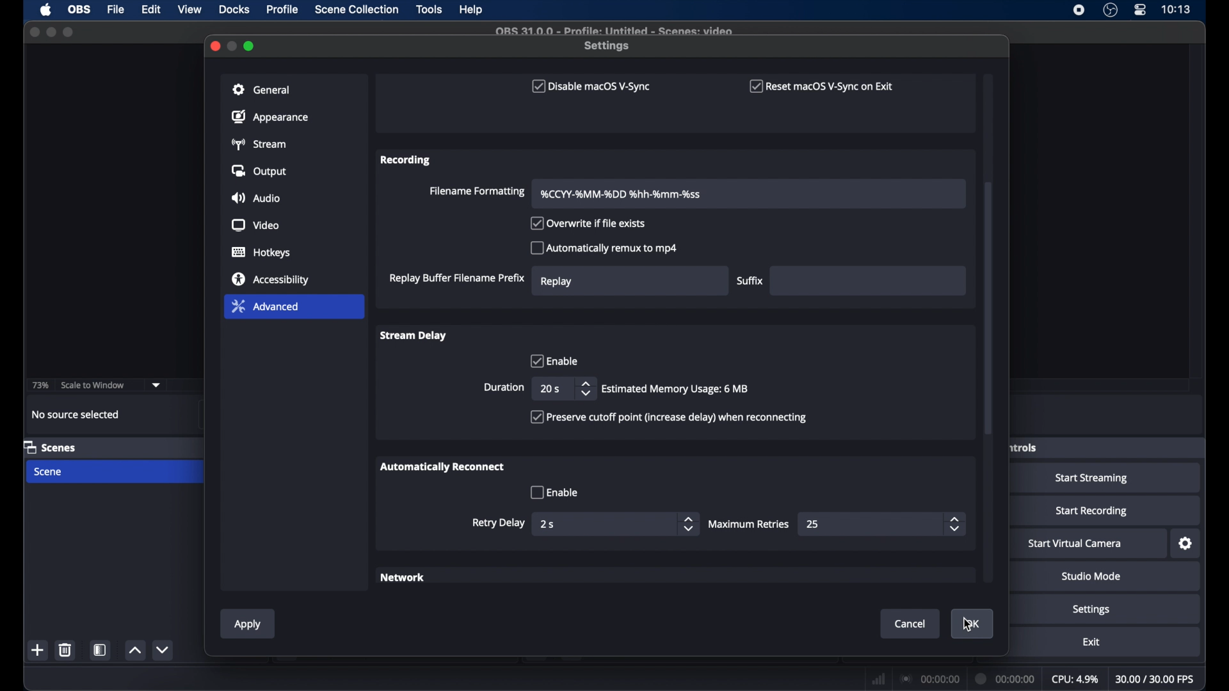  What do you see at coordinates (1022, 447) in the screenshot?
I see `obscure label` at bounding box center [1022, 447].